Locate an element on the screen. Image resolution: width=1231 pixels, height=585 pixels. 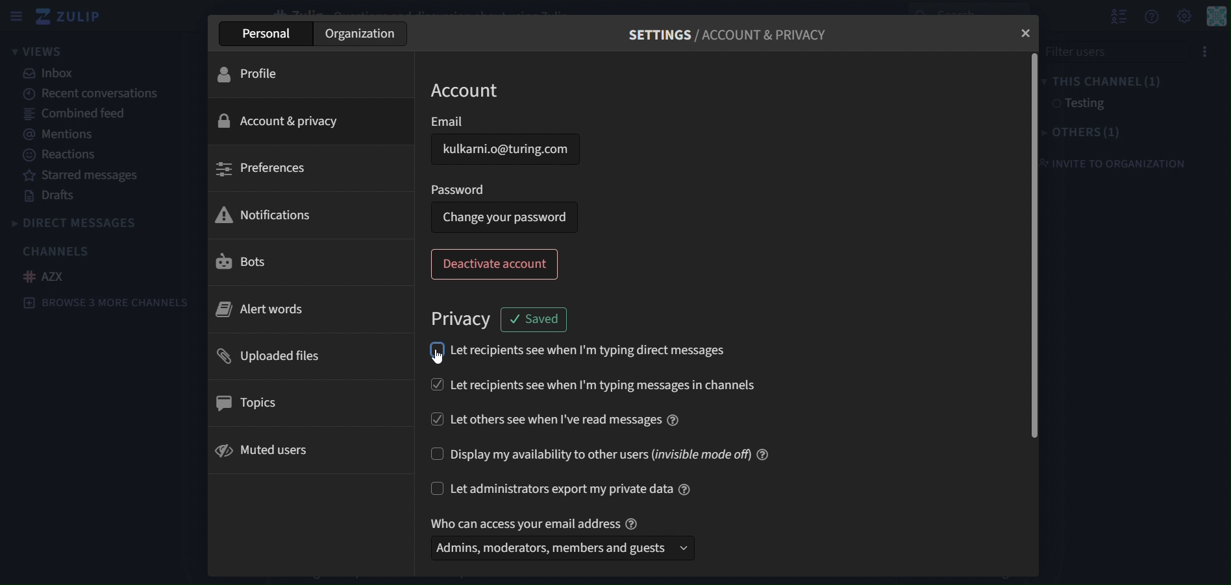
Password is located at coordinates (504, 191).